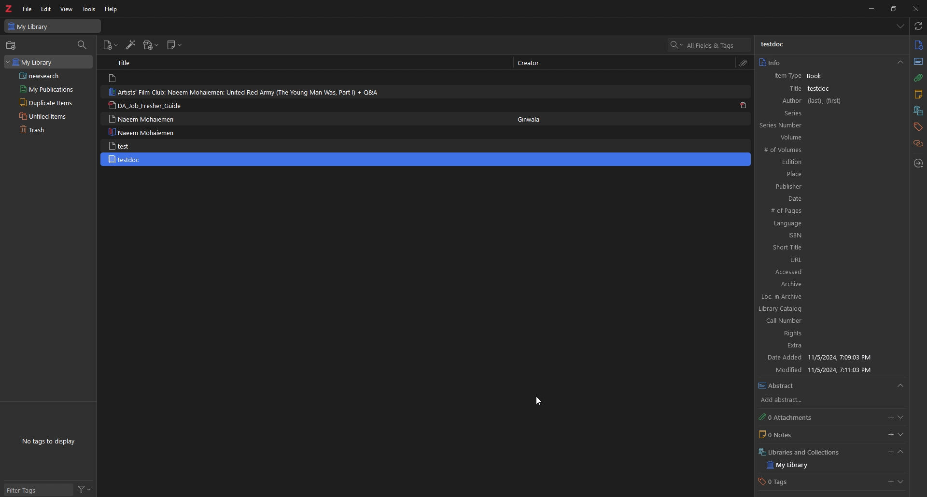 This screenshot has width=927, height=497. What do you see at coordinates (829, 370) in the screenshot?
I see `Modified 11/5/2024, 7:11:03 PM` at bounding box center [829, 370].